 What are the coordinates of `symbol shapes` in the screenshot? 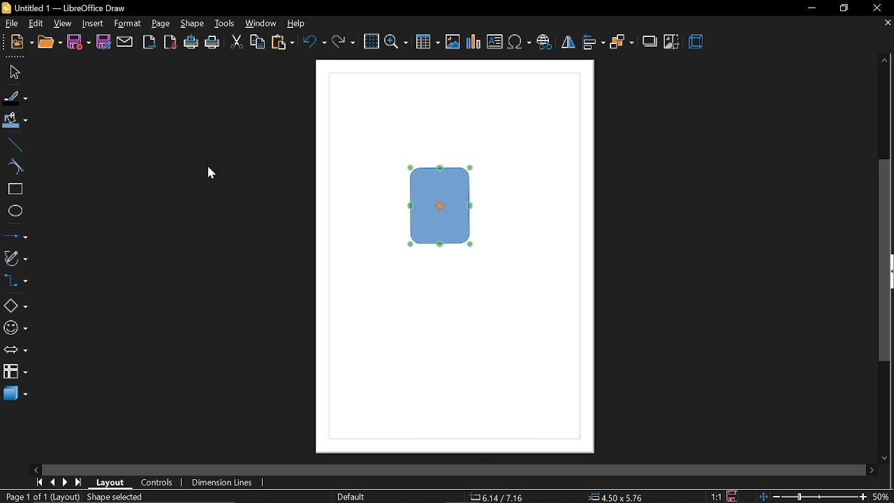 It's located at (15, 328).